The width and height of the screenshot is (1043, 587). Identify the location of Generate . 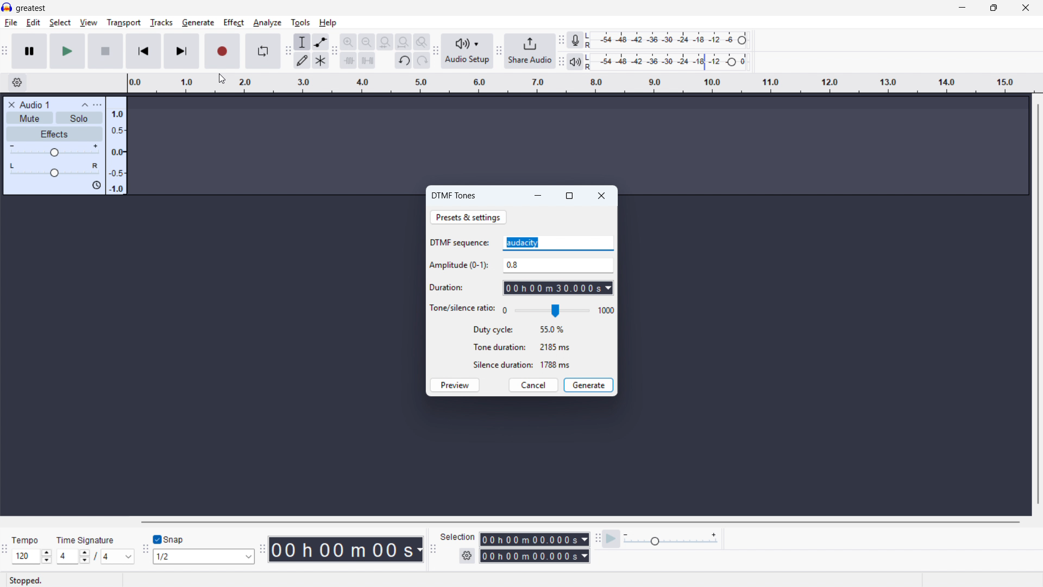
(589, 385).